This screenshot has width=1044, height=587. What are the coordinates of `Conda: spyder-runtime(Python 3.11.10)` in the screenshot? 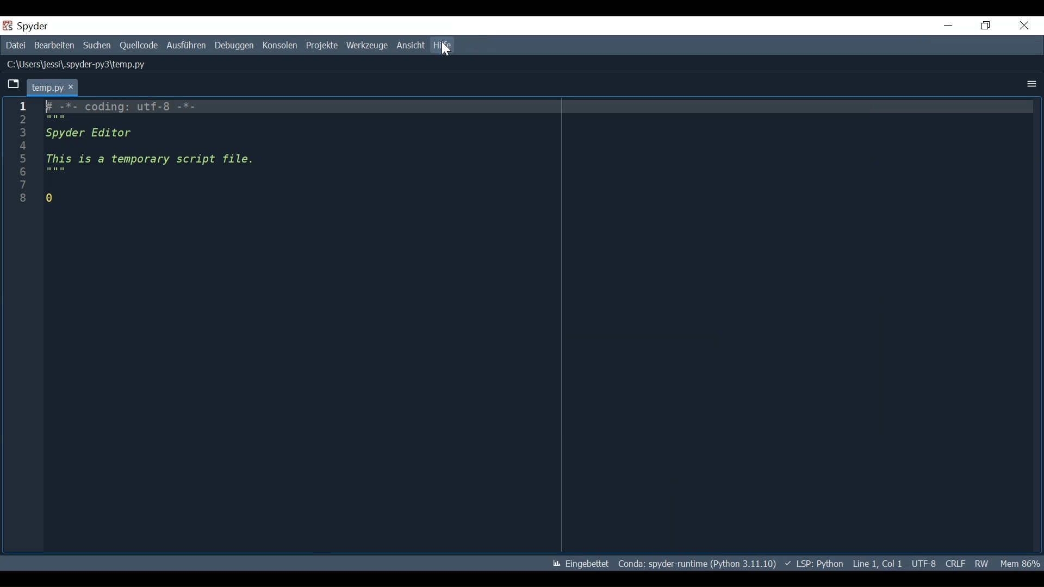 It's located at (695, 564).